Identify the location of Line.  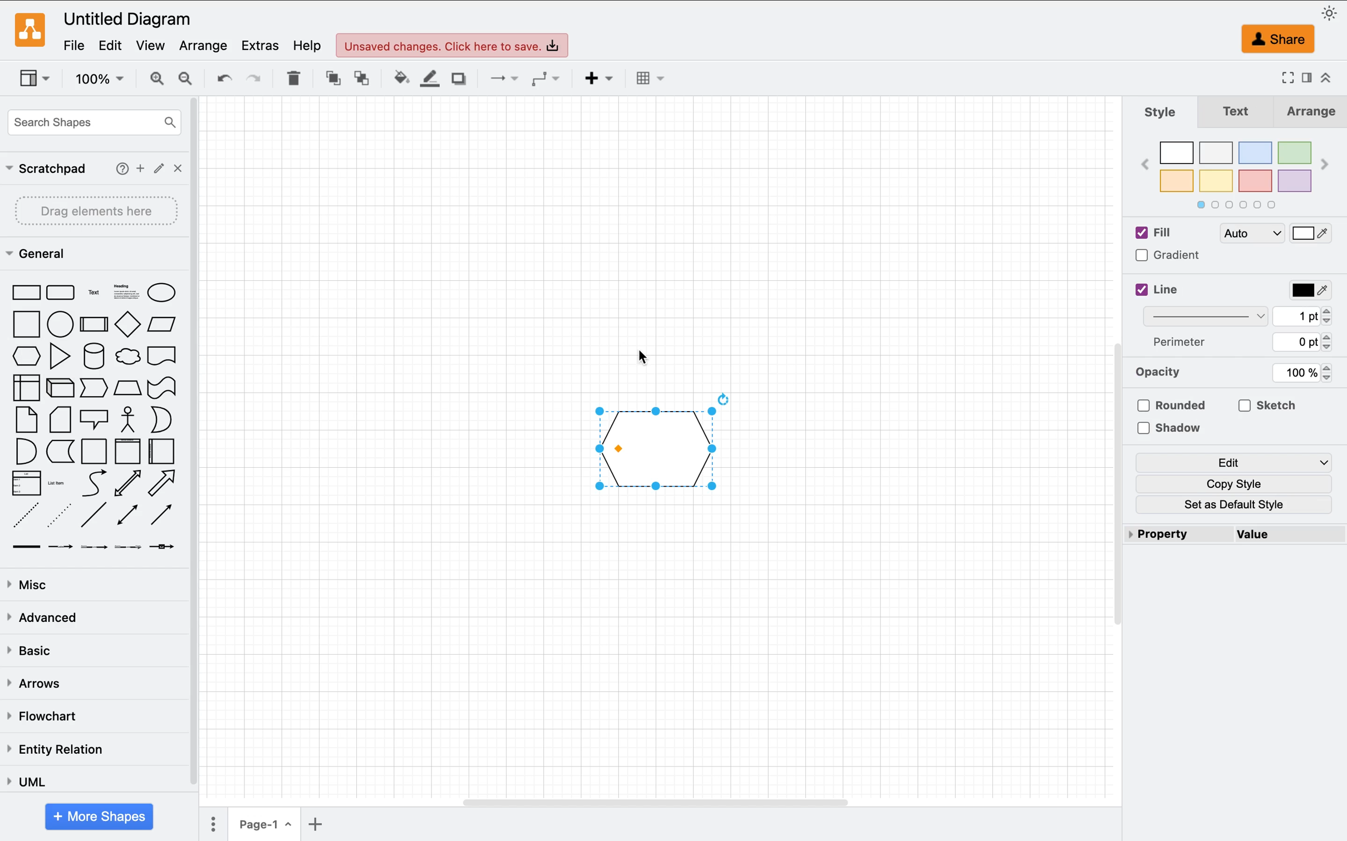
(1163, 291).